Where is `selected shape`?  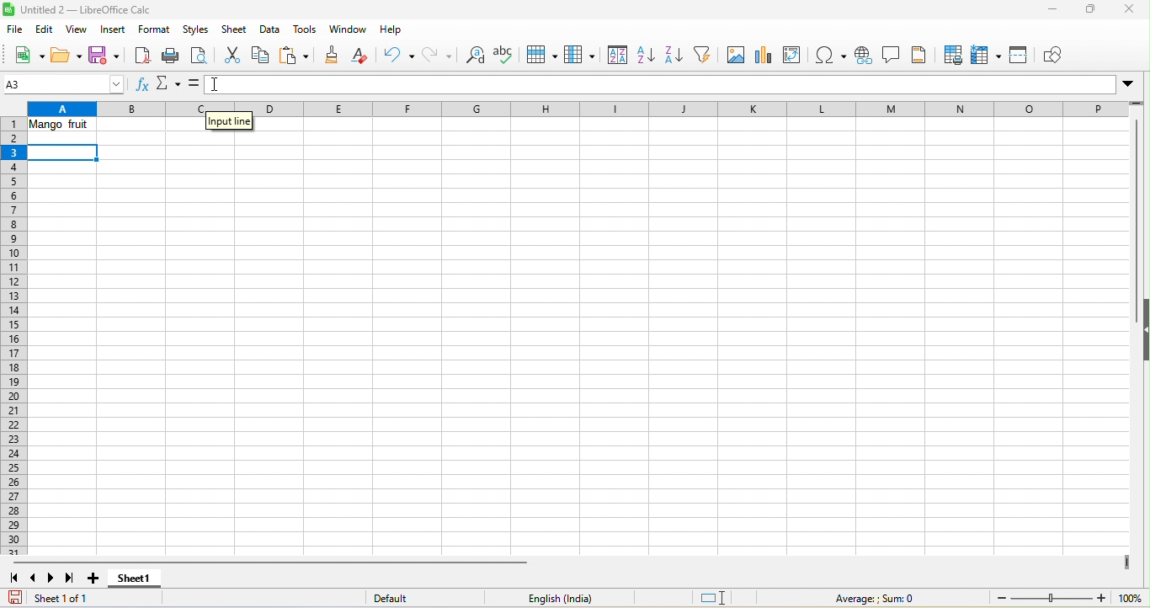 selected shape is located at coordinates (63, 154).